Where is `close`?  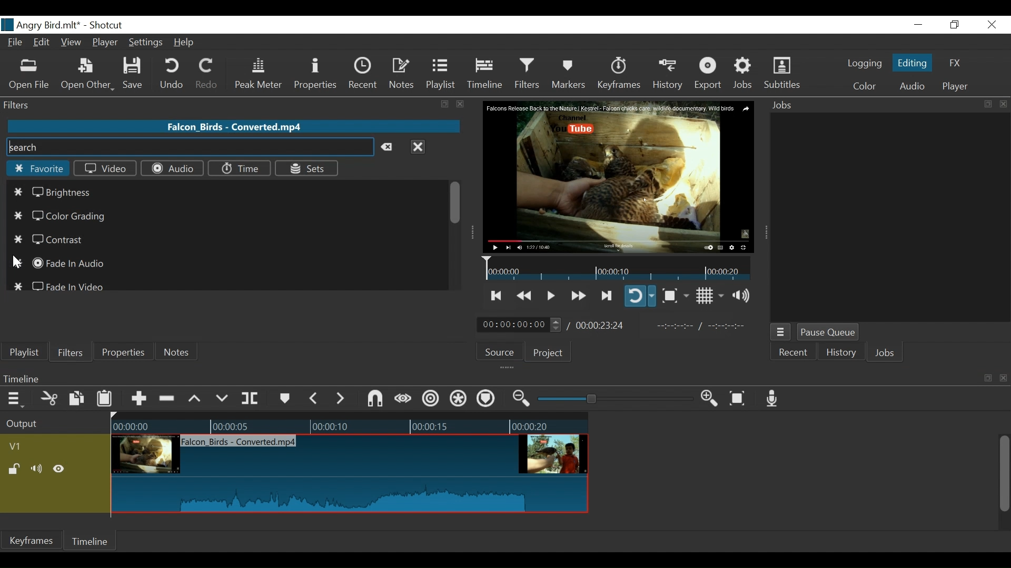 close is located at coordinates (461, 104).